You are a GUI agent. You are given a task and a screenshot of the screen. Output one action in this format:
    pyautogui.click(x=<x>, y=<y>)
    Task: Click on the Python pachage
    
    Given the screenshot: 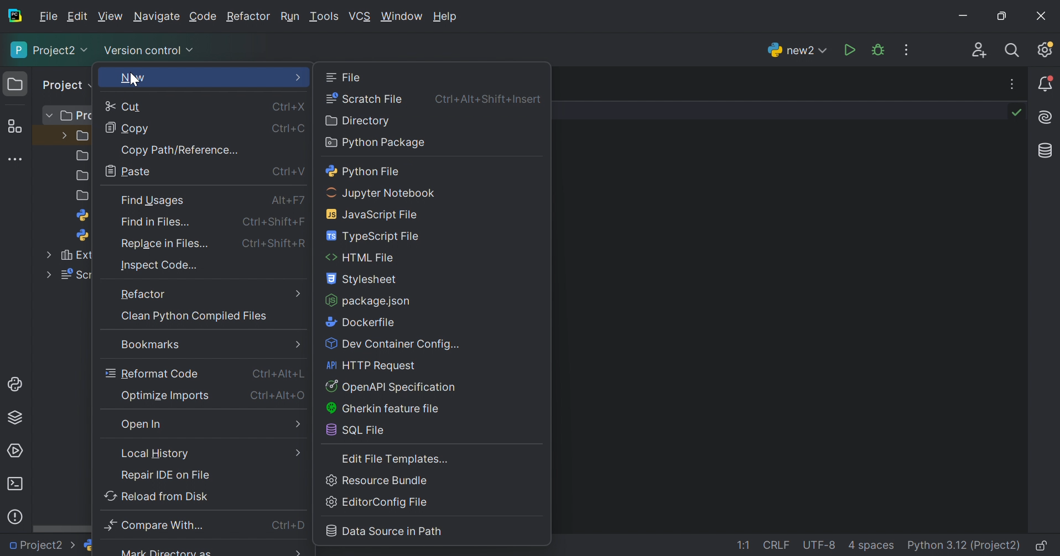 What is the action you would take?
    pyautogui.click(x=375, y=143)
    